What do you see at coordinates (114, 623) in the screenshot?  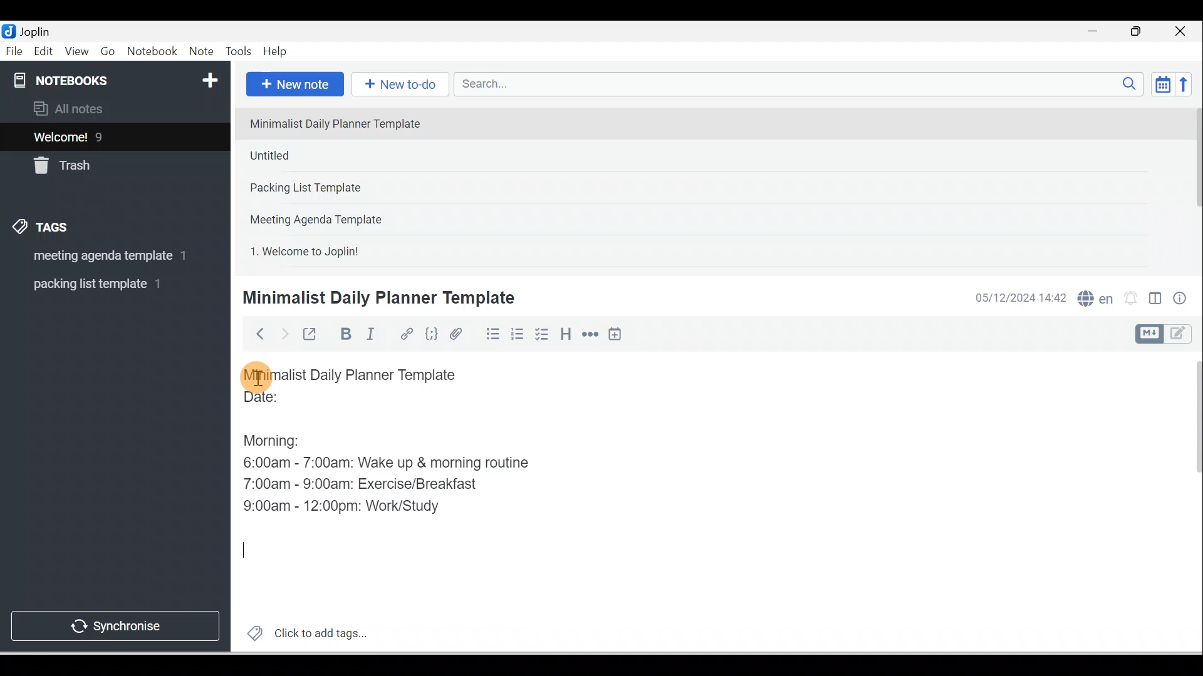 I see `Synchronise` at bounding box center [114, 623].